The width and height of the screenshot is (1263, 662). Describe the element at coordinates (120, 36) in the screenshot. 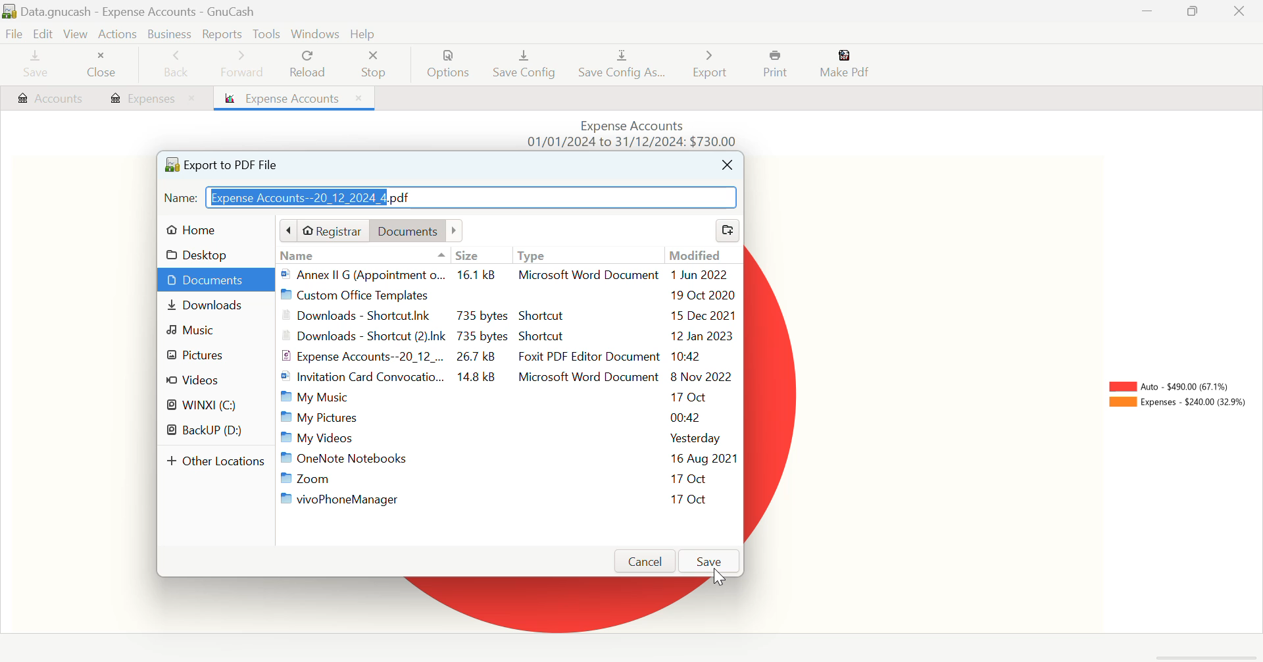

I see `Actions` at that location.